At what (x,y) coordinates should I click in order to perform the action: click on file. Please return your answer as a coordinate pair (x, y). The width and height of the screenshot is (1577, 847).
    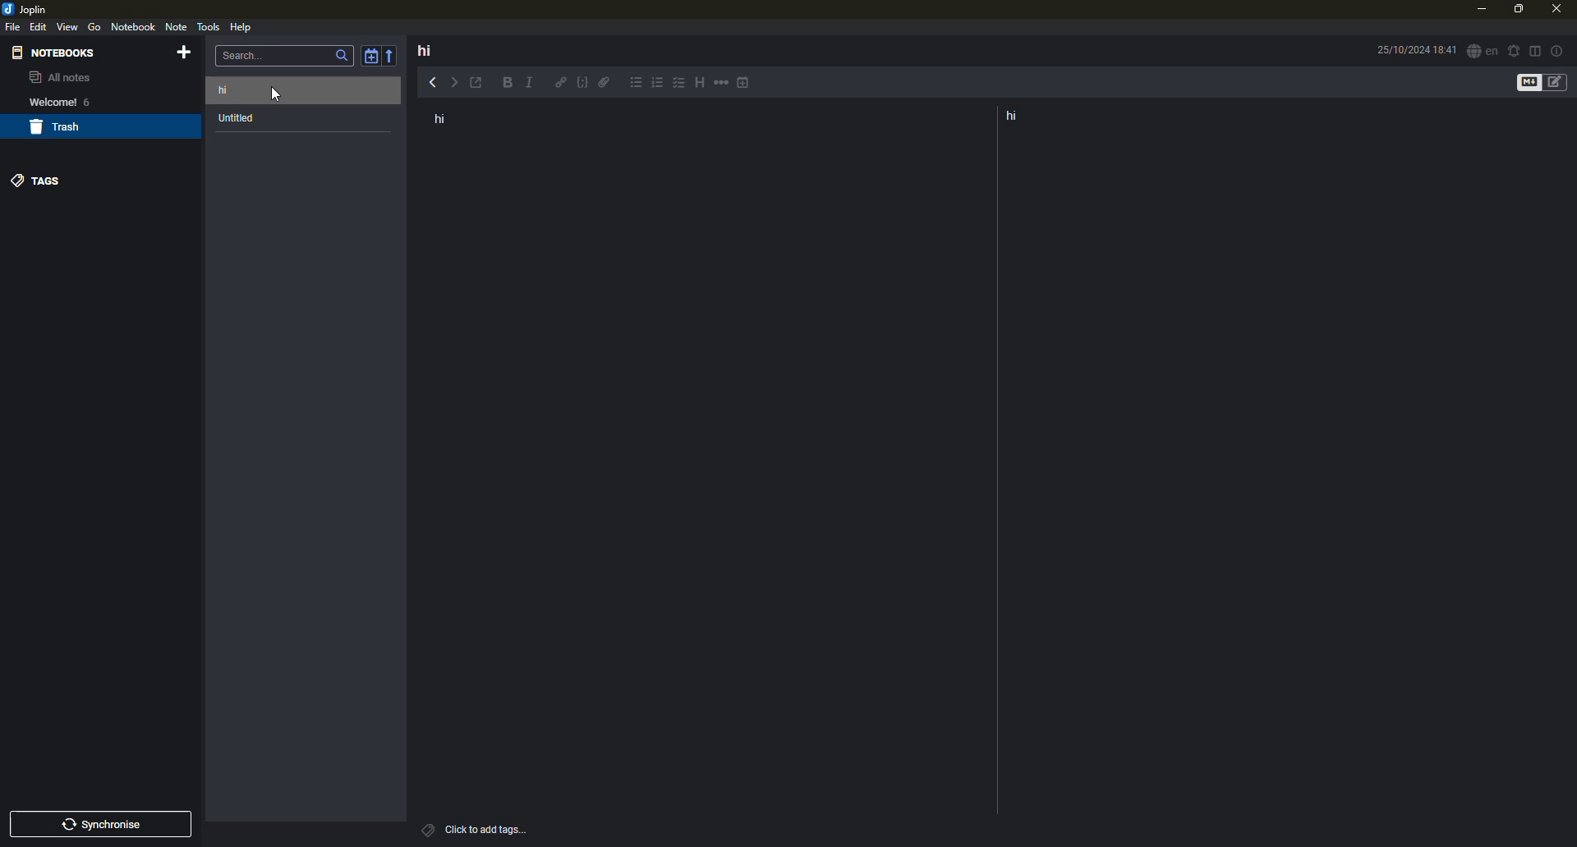
    Looking at the image, I should click on (14, 27).